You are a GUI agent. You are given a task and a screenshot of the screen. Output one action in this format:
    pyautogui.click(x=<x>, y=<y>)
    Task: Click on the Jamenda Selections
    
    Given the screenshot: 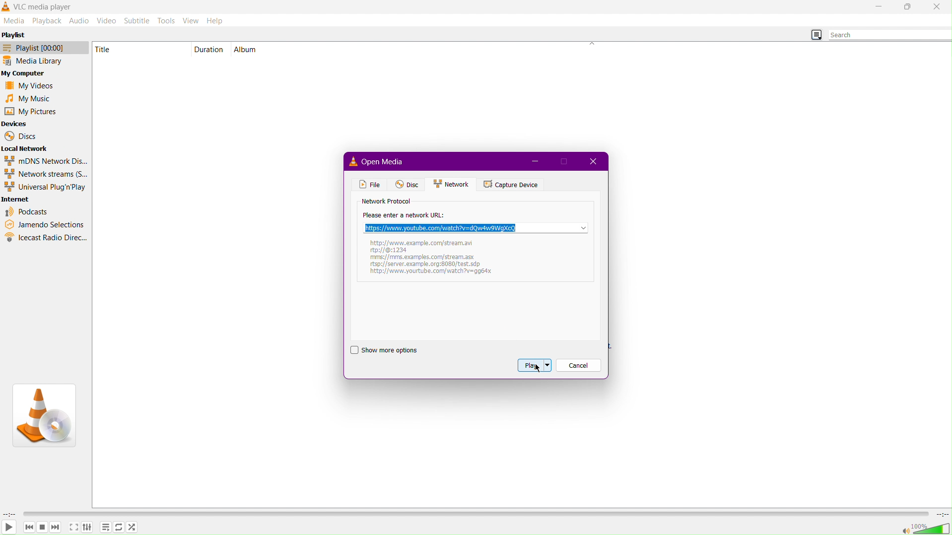 What is the action you would take?
    pyautogui.click(x=45, y=224)
    